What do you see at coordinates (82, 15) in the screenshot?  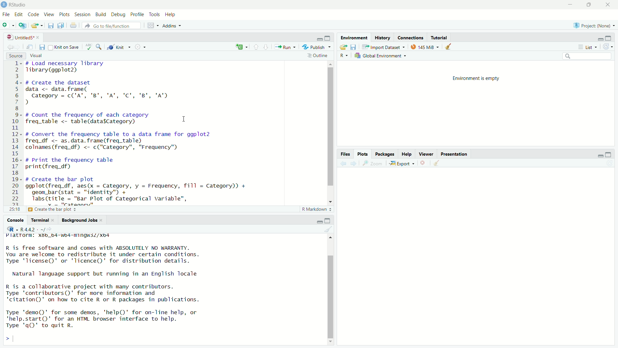 I see `sessions` at bounding box center [82, 15].